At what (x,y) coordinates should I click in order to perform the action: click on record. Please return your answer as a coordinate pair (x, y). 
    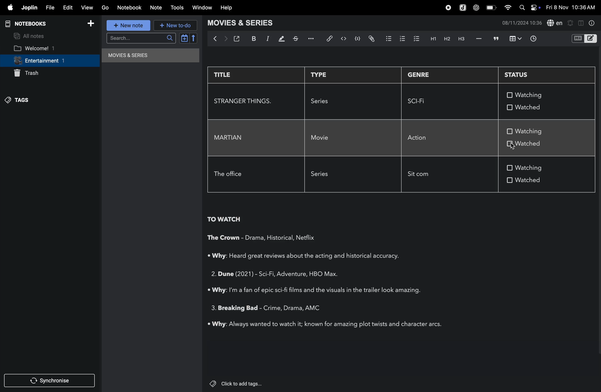
    Looking at the image, I should click on (448, 8).